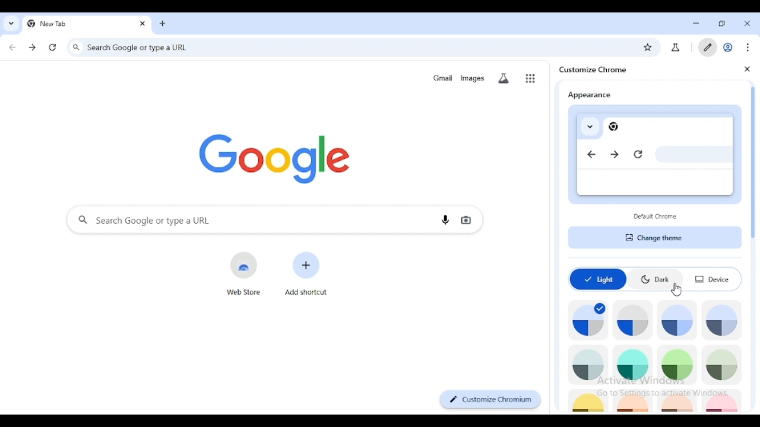 The height and width of the screenshot is (427, 760). Describe the element at coordinates (748, 23) in the screenshot. I see `close tab` at that location.